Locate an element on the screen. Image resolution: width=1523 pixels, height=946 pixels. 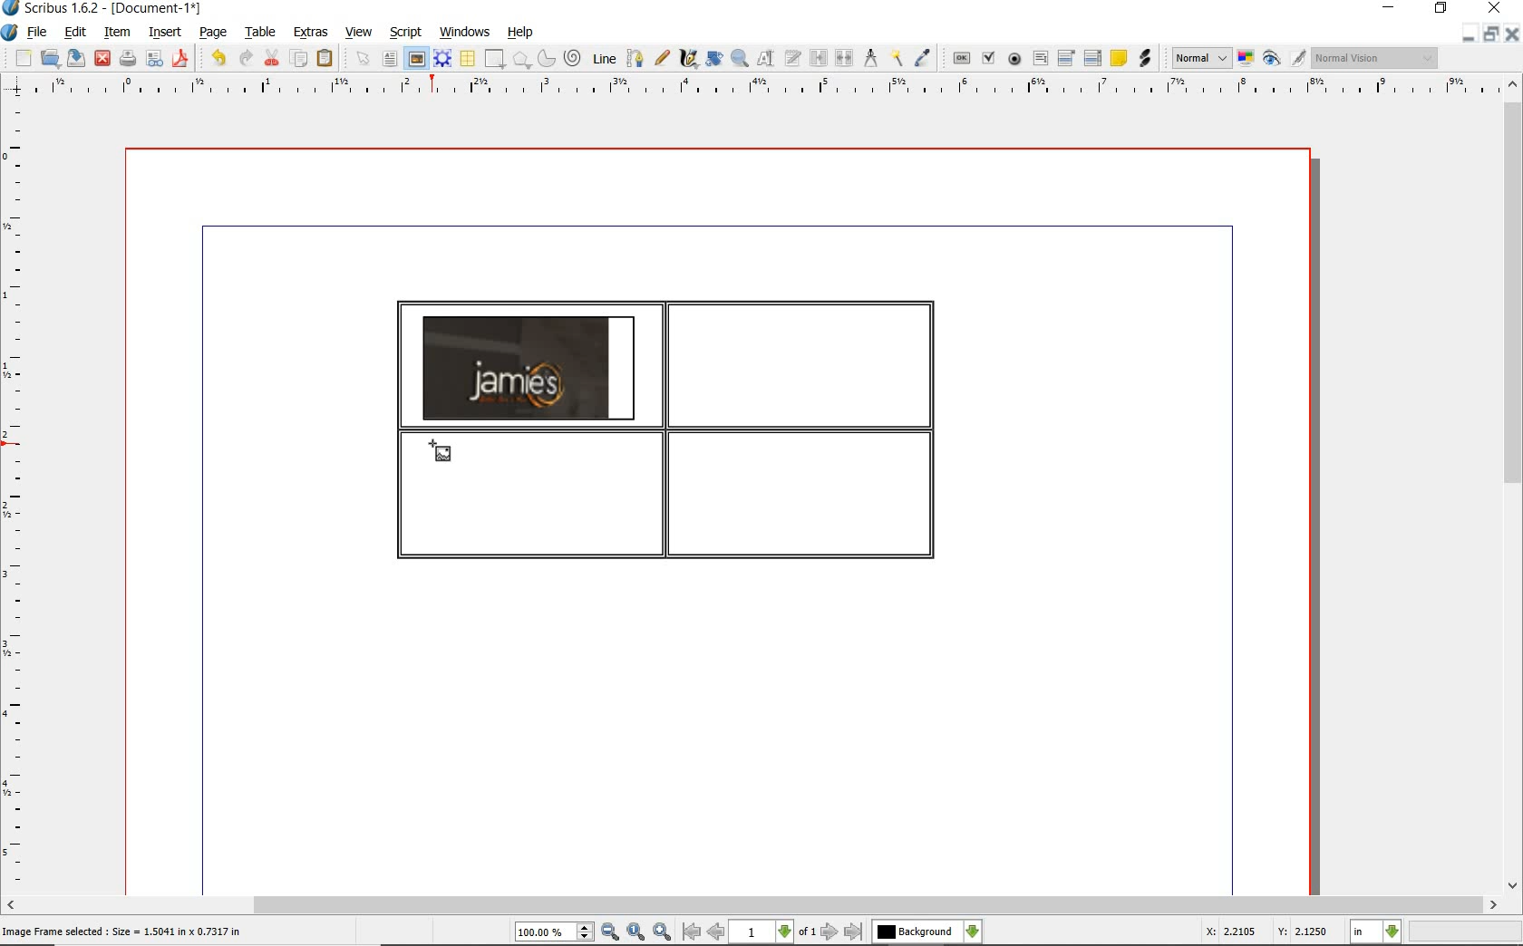
scrollbar is located at coordinates (752, 905).